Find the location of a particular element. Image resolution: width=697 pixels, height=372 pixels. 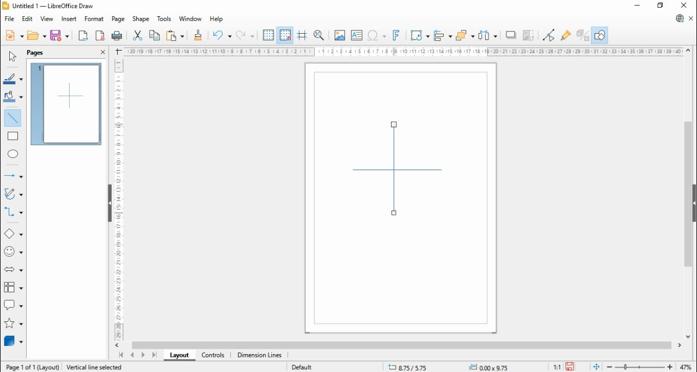

shape is located at coordinates (141, 19).